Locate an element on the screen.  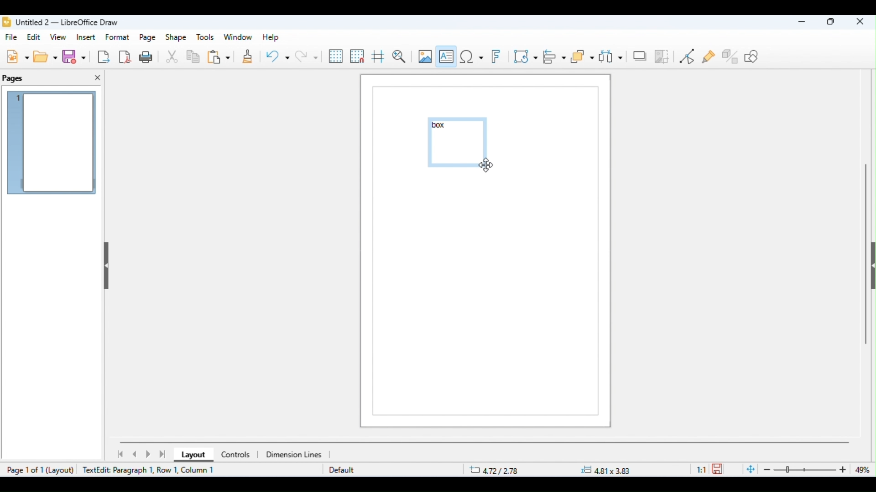
close is located at coordinates (860, 22).